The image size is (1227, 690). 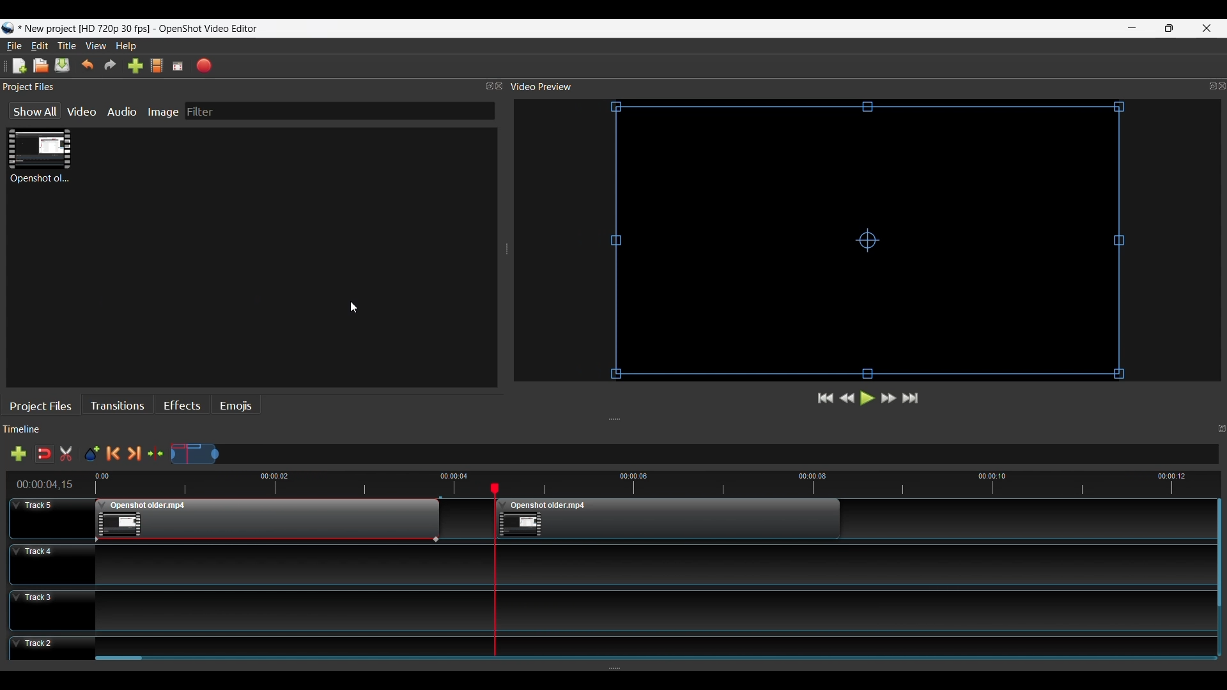 What do you see at coordinates (63, 67) in the screenshot?
I see `Save File` at bounding box center [63, 67].